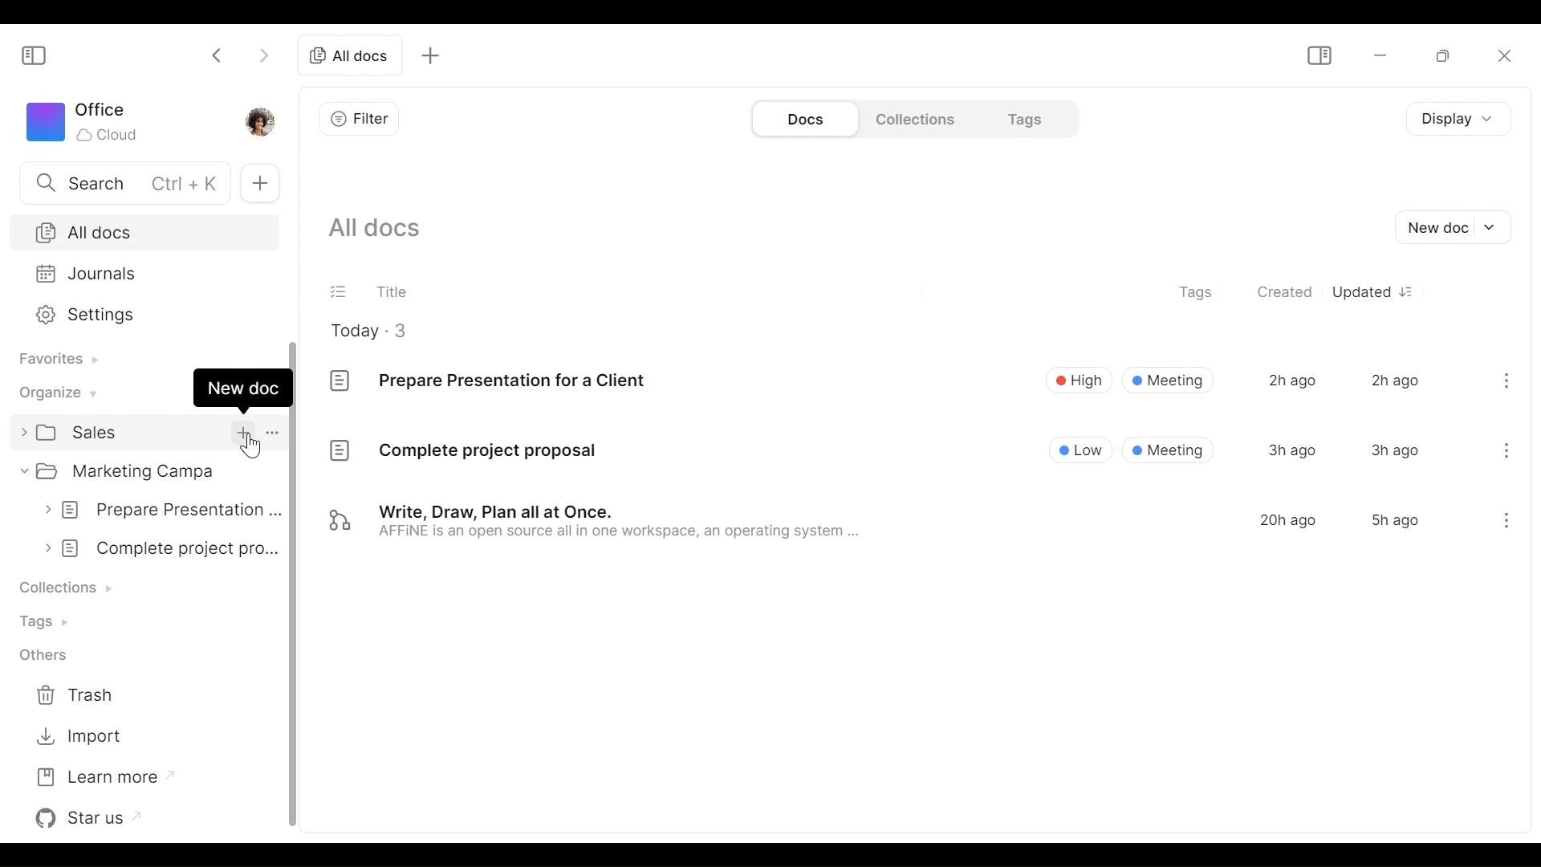 This screenshot has width=1541, height=867. Describe the element at coordinates (273, 432) in the screenshot. I see `More options` at that location.